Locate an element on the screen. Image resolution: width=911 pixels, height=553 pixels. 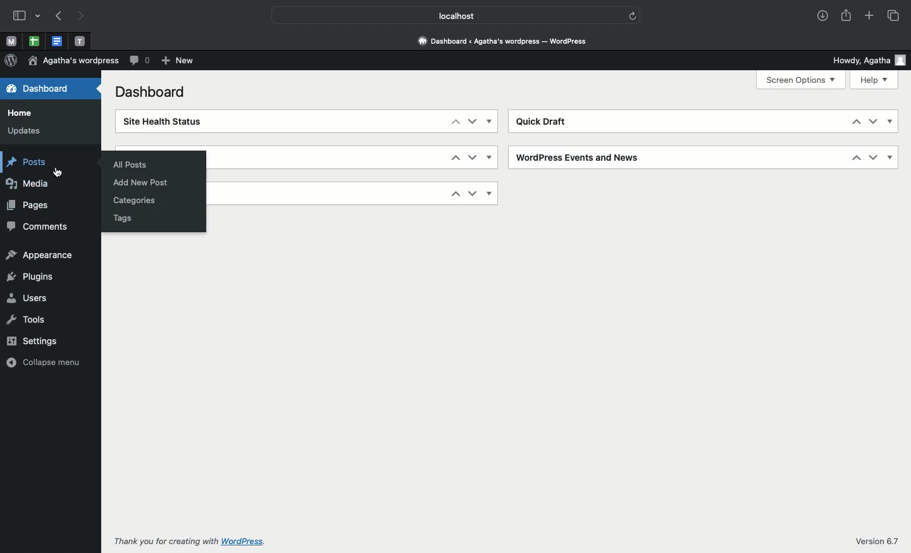
Local host is located at coordinates (448, 14).